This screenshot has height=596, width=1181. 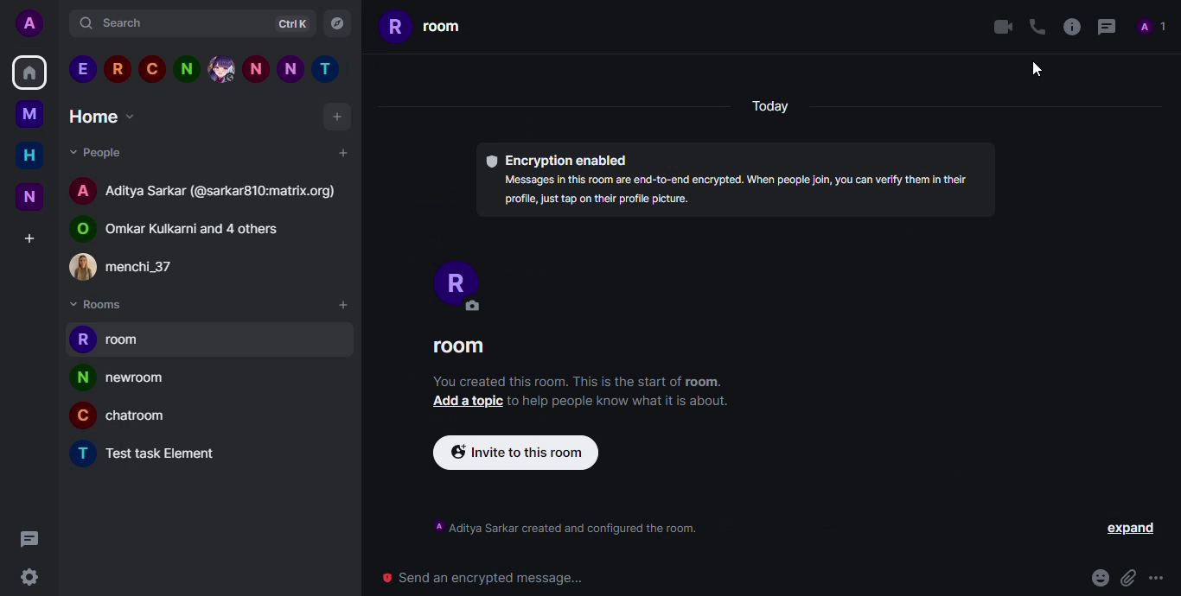 What do you see at coordinates (117, 68) in the screenshot?
I see `people 2` at bounding box center [117, 68].